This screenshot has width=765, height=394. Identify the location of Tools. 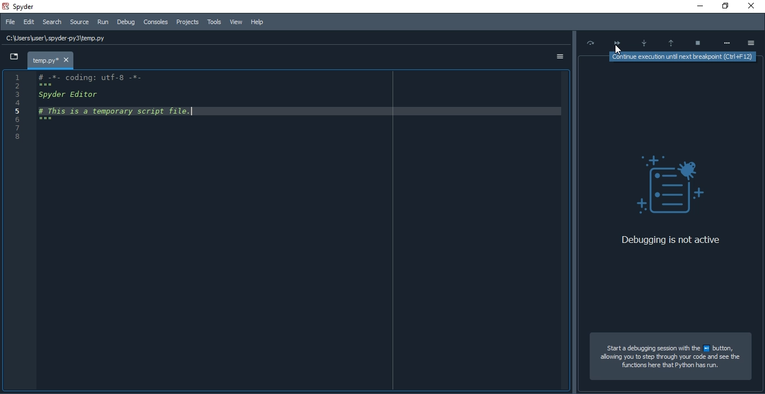
(213, 22).